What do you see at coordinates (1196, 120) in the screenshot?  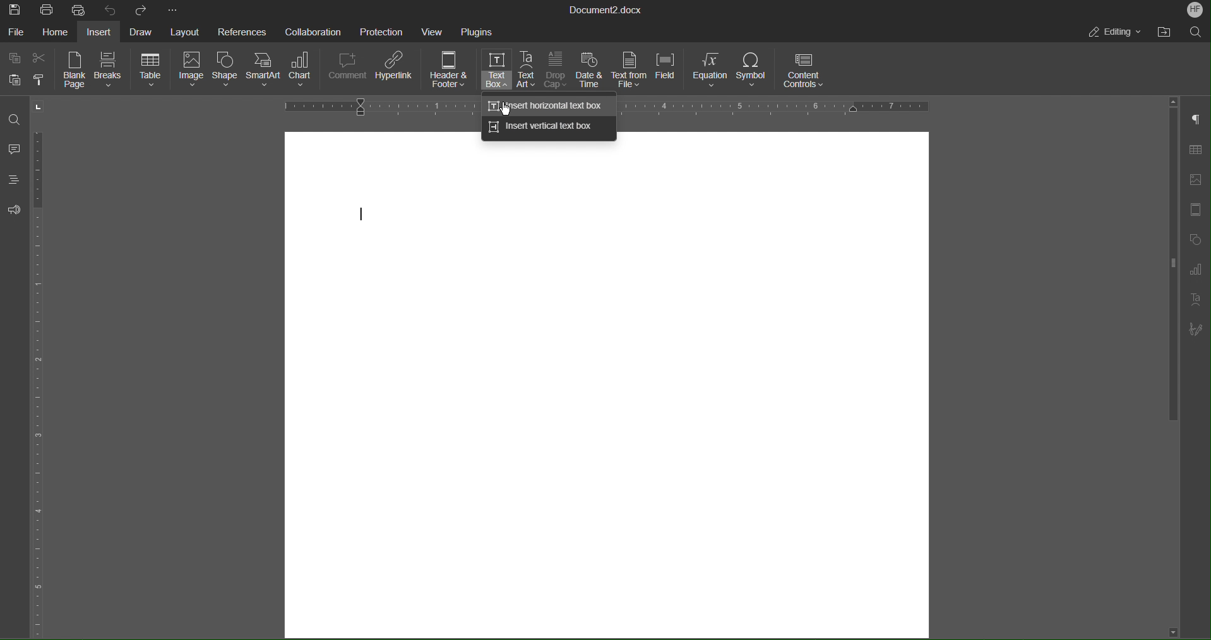 I see `Paragraph Settings` at bounding box center [1196, 120].